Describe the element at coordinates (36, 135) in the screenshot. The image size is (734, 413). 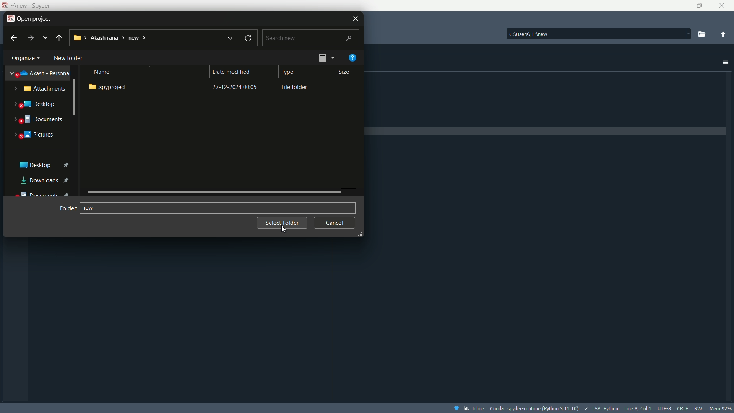
I see `pictures` at that location.